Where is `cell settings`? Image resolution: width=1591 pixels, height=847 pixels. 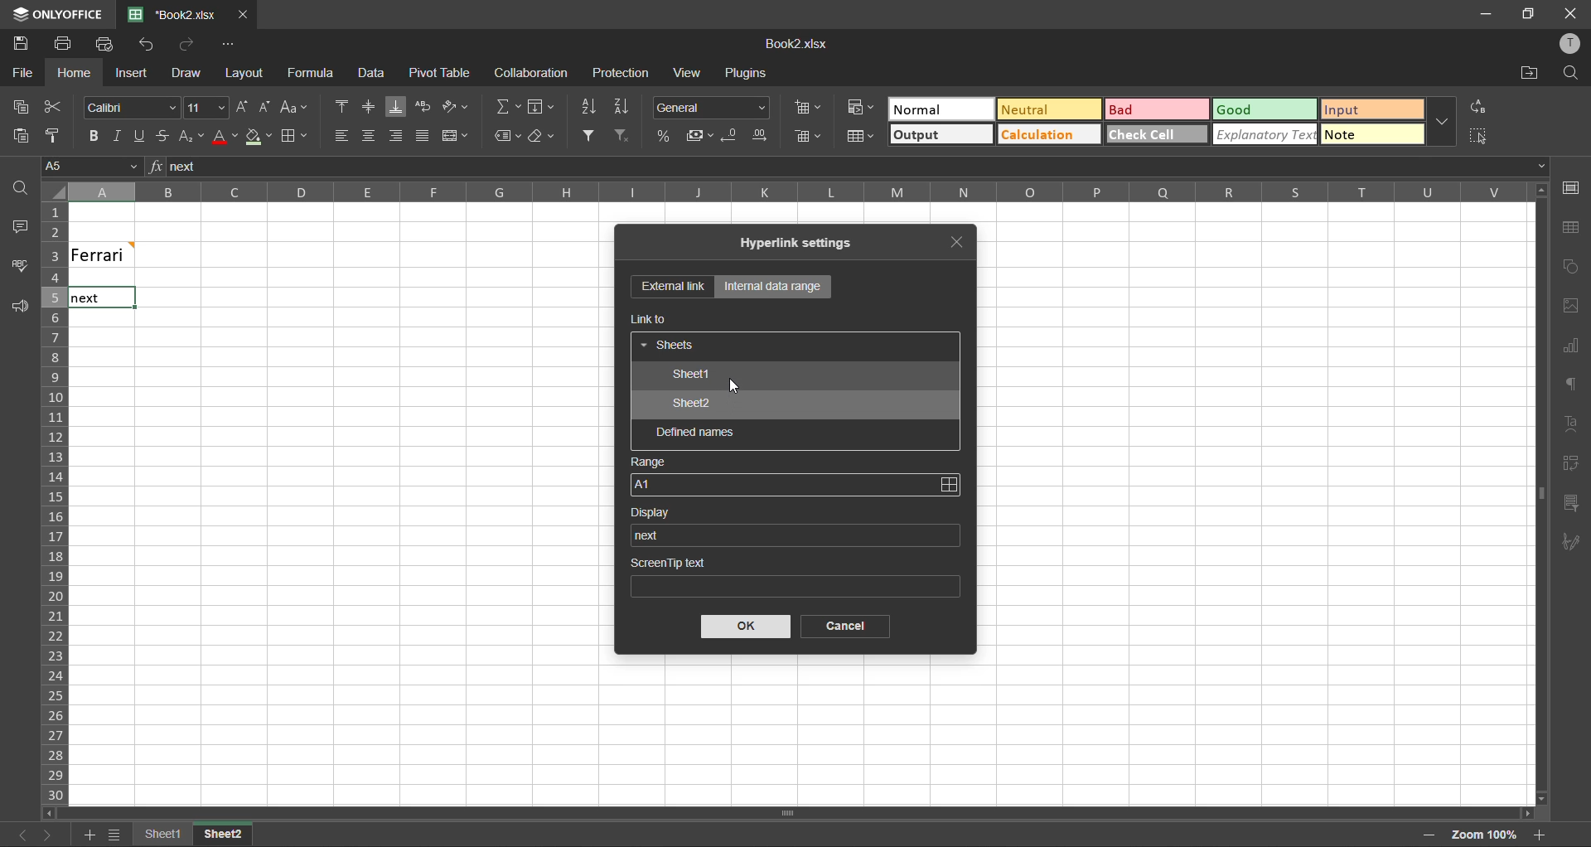 cell settings is located at coordinates (1571, 187).